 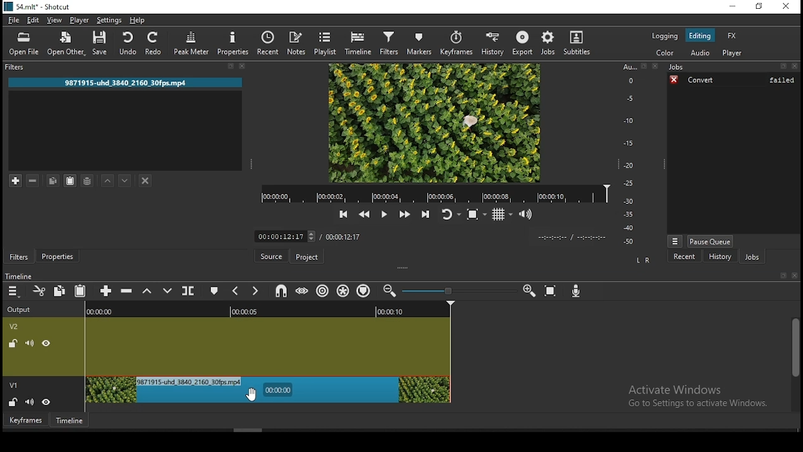 What do you see at coordinates (282, 291) in the screenshot?
I see `snap` at bounding box center [282, 291].